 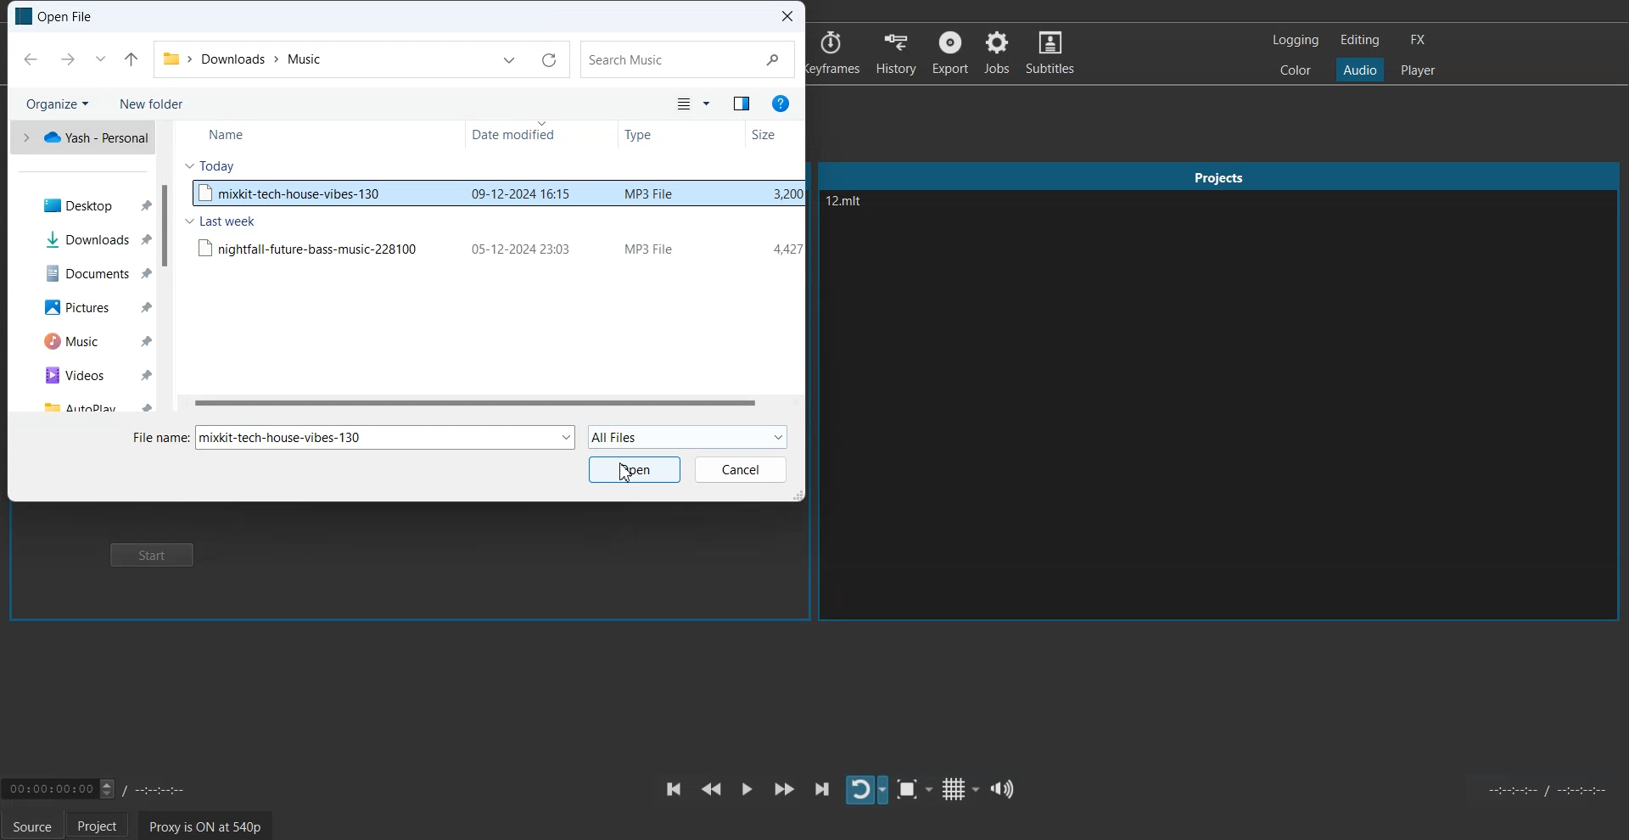 I want to click on Horizontal Scroll Bar, so click(x=489, y=404).